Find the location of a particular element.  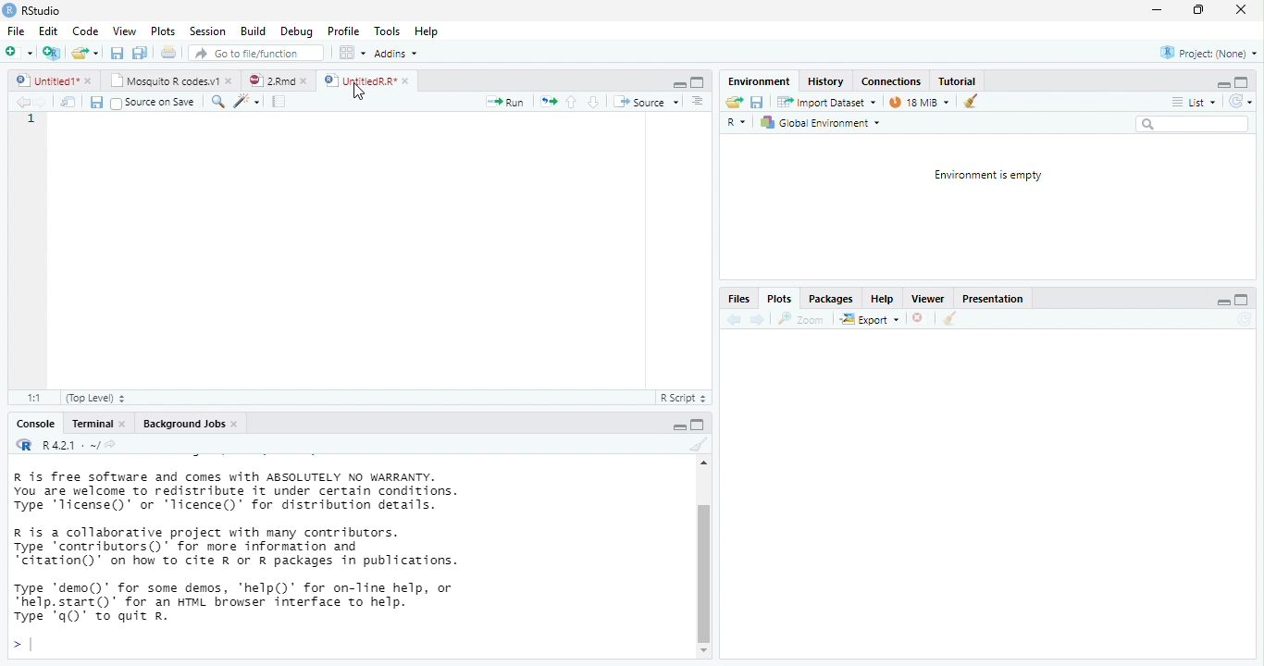

Run is located at coordinates (506, 103).